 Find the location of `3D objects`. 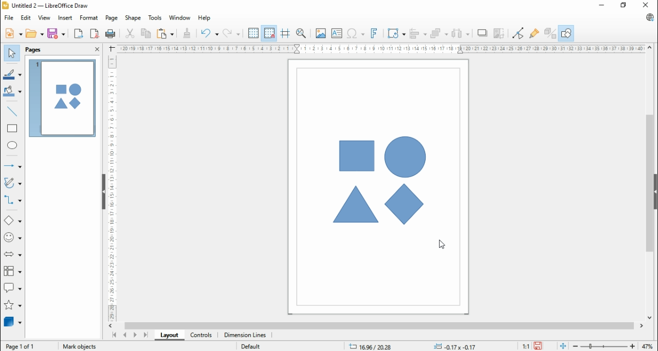

3D objects is located at coordinates (12, 321).